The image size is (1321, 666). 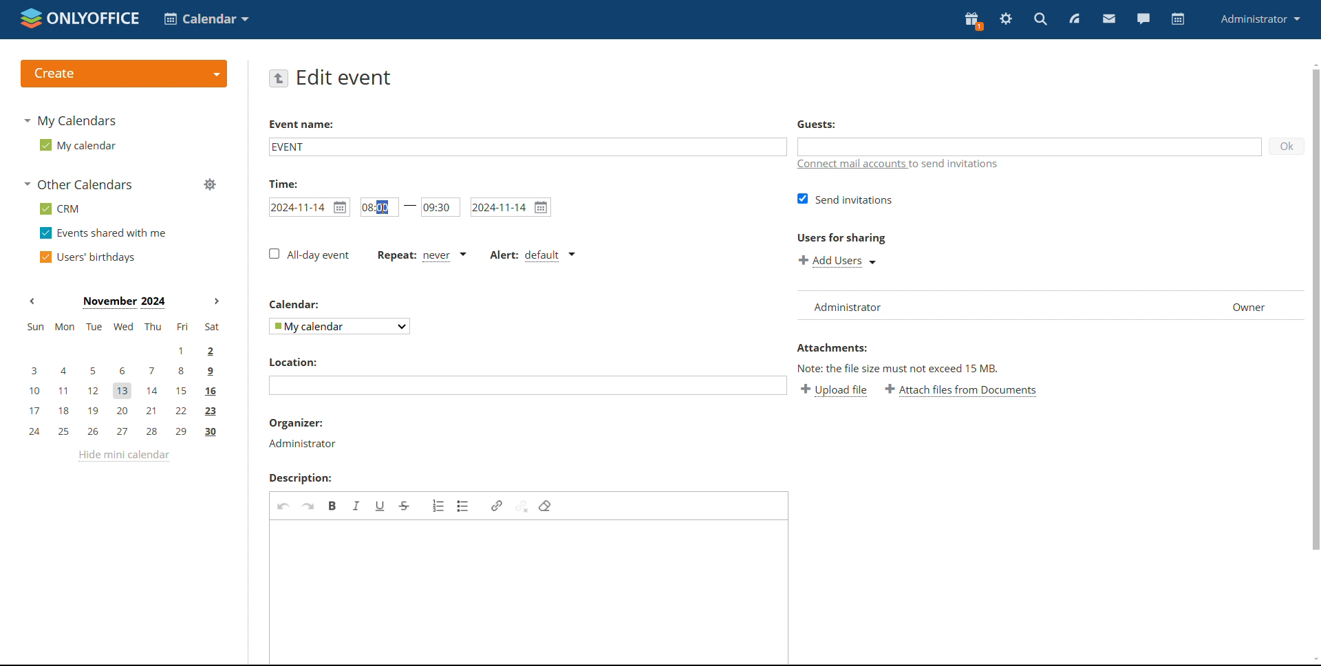 What do you see at coordinates (837, 261) in the screenshot?
I see `add users for sharing` at bounding box center [837, 261].